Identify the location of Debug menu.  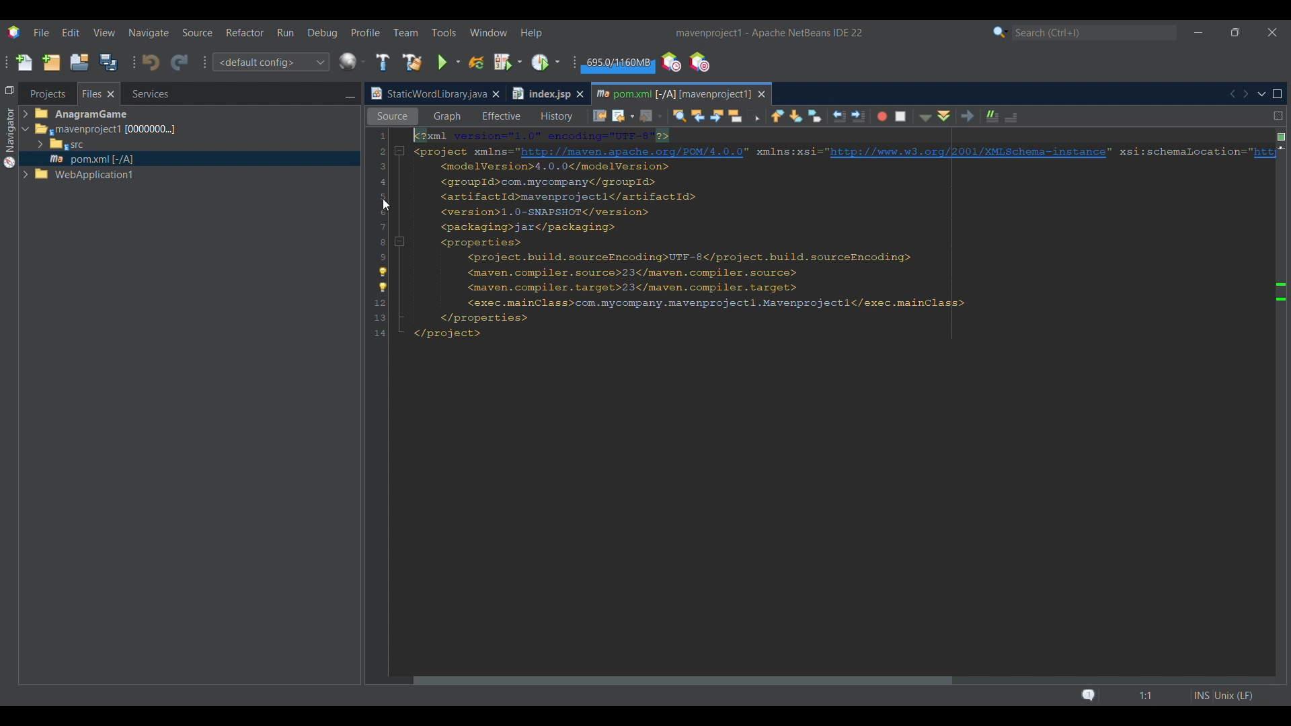
(323, 33).